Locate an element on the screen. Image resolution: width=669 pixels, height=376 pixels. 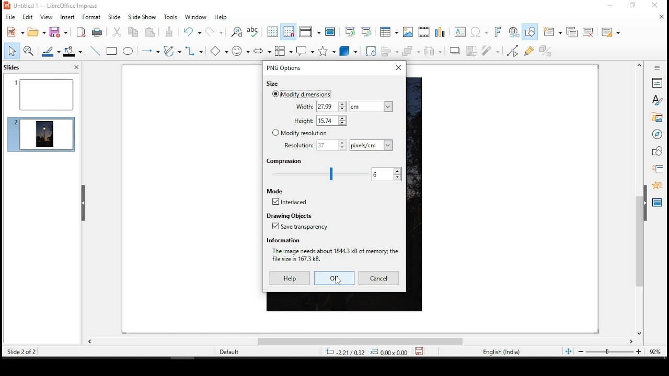
modify resolution is located at coordinates (299, 133).